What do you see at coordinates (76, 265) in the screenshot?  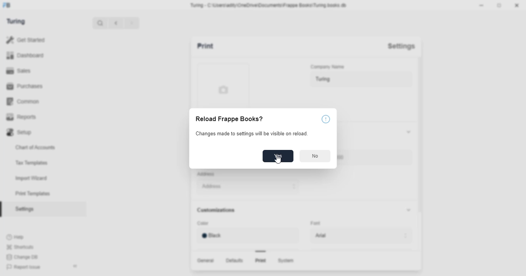 I see `collapse` at bounding box center [76, 265].